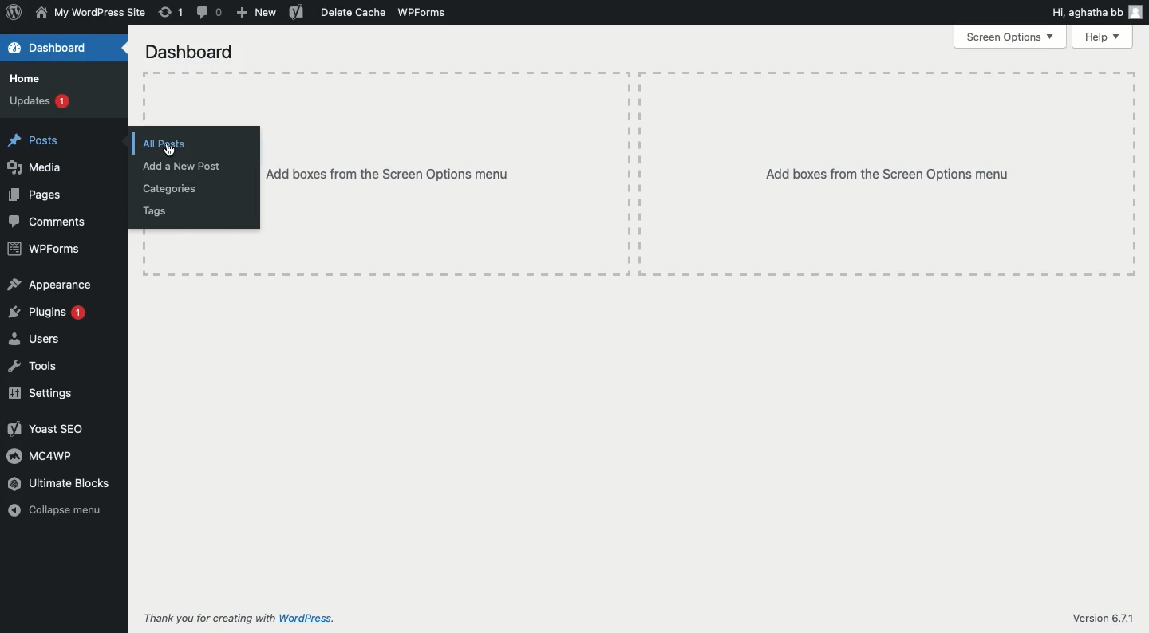  I want to click on Add a New Post, so click(191, 166).